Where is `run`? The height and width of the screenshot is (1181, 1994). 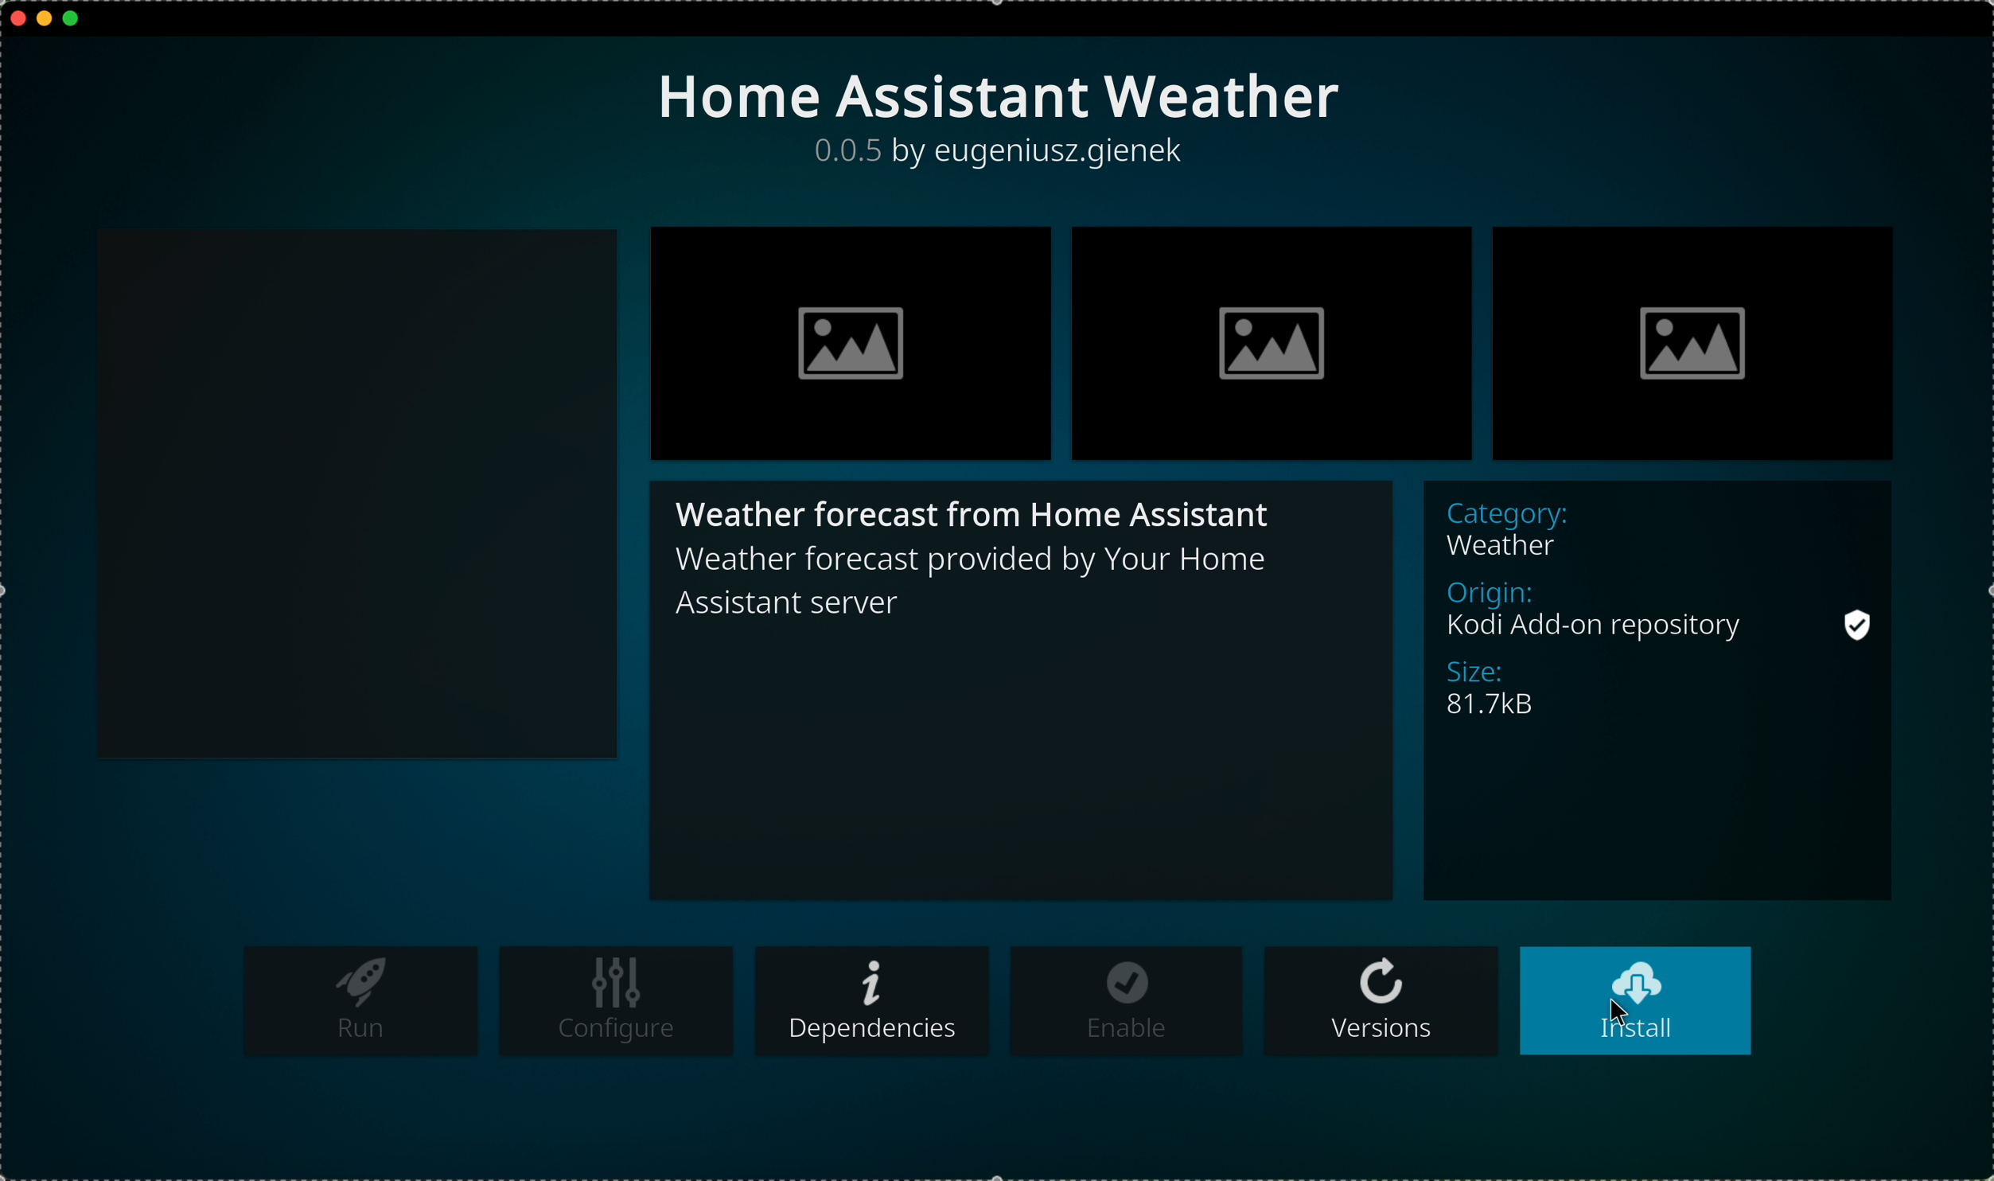 run is located at coordinates (360, 997).